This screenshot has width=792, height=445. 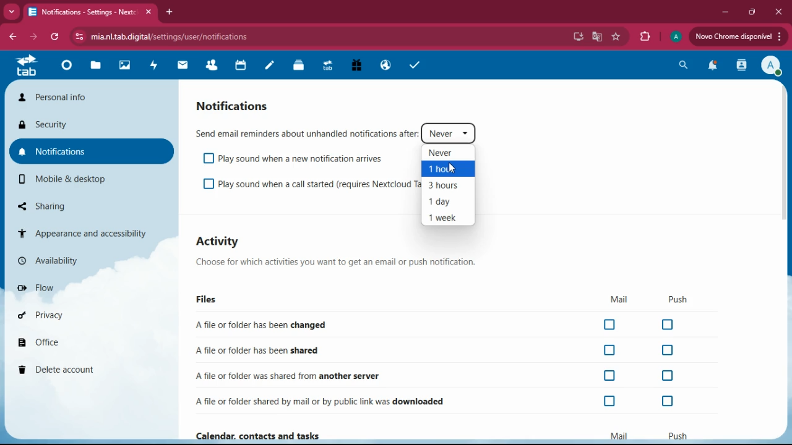 I want to click on mail, so click(x=621, y=434).